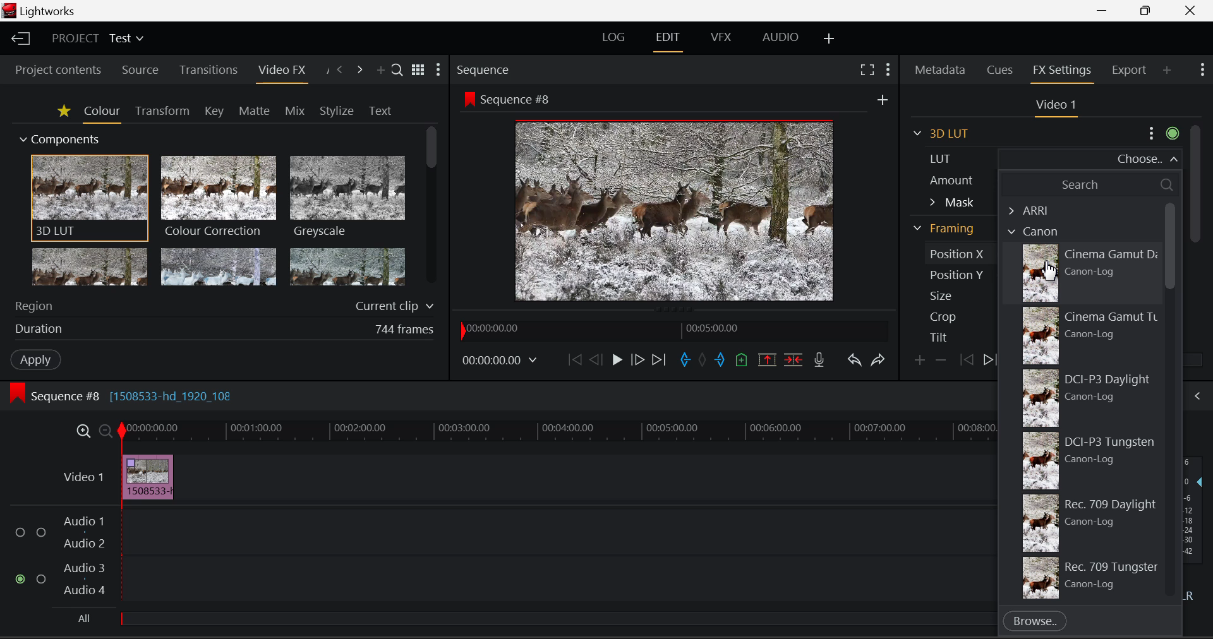 This screenshot has width=1213, height=639. Describe the element at coordinates (430, 208) in the screenshot. I see `Scroll Bar` at that location.